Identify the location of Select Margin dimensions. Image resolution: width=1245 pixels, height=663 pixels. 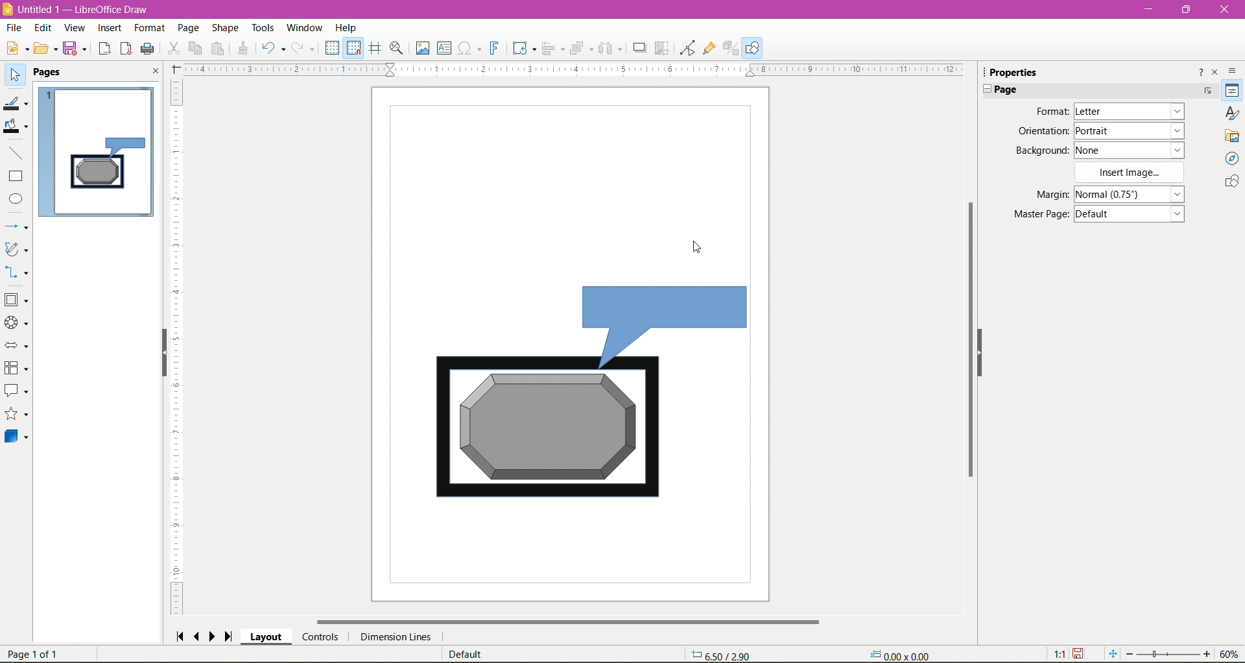
(1128, 195).